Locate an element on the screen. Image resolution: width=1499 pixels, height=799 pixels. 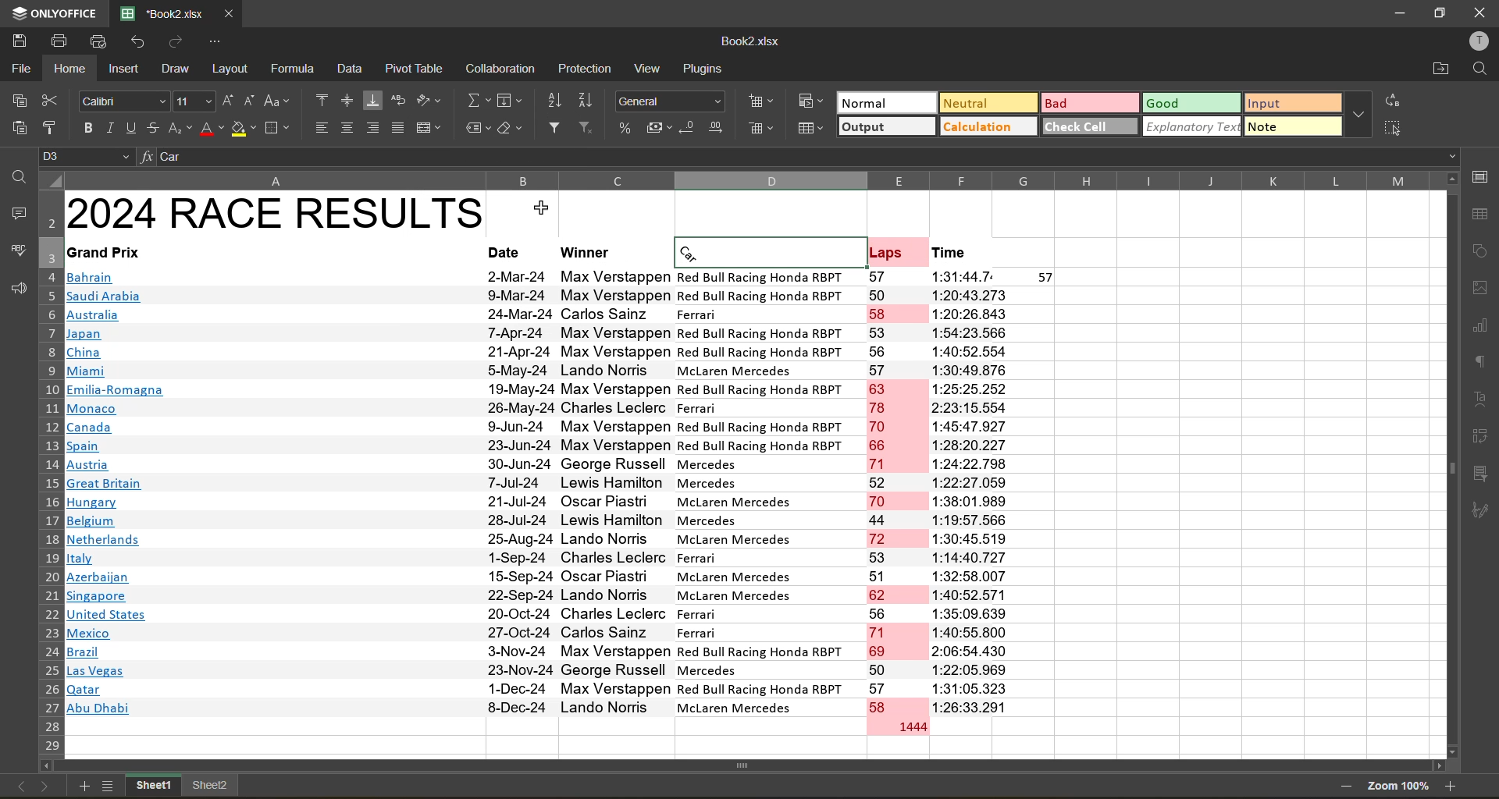
remove cells is located at coordinates (764, 133).